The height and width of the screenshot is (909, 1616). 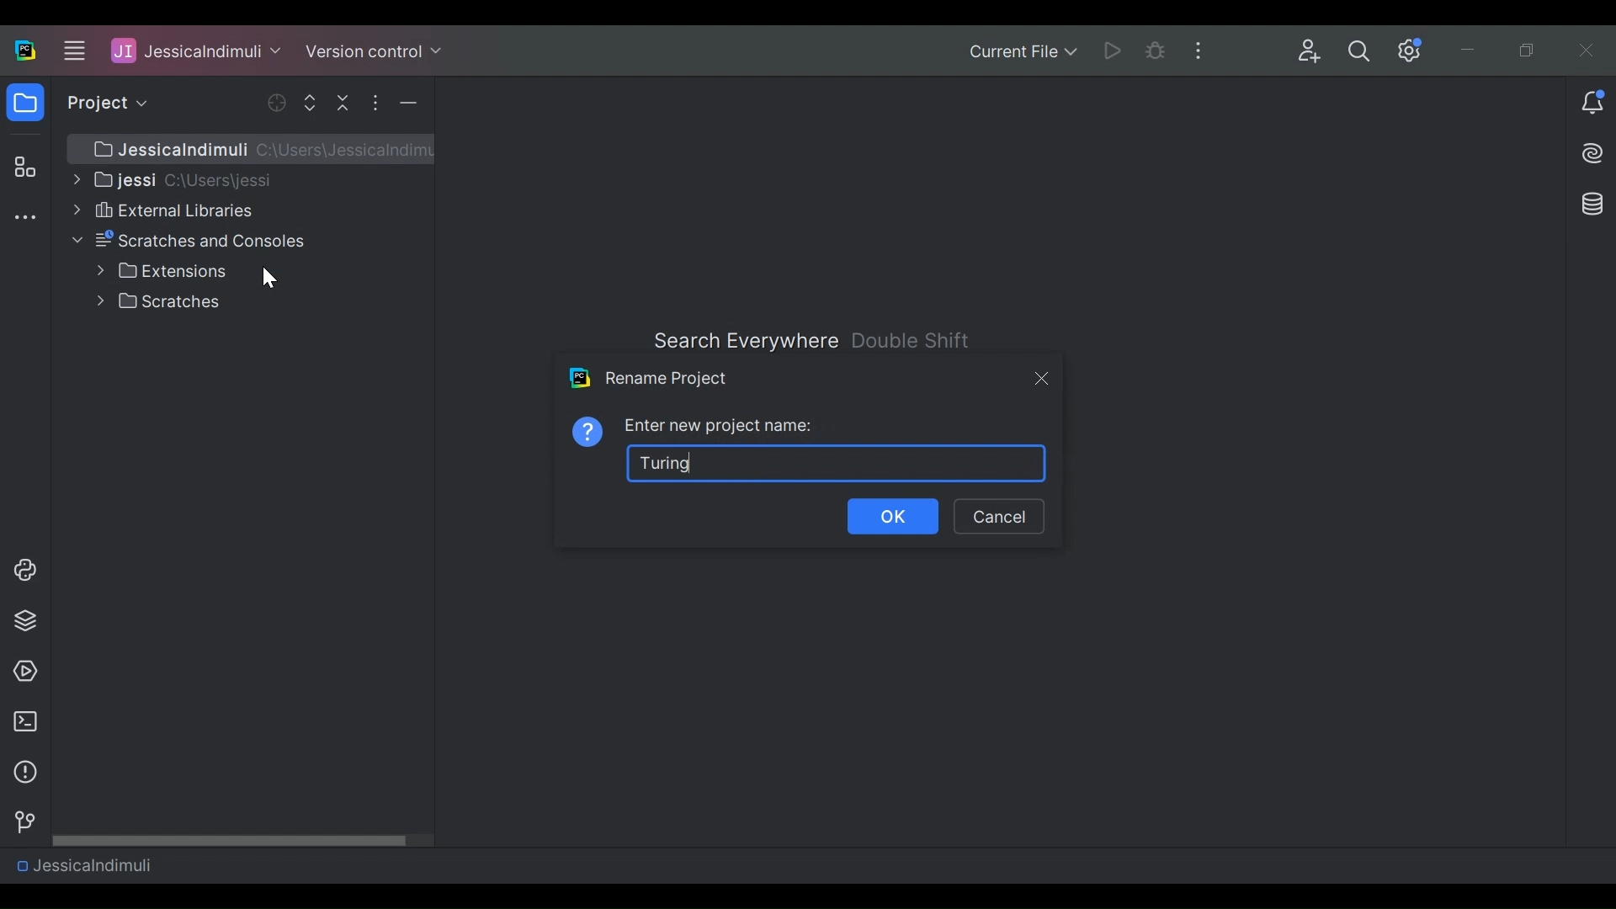 I want to click on project view, so click(x=103, y=103).